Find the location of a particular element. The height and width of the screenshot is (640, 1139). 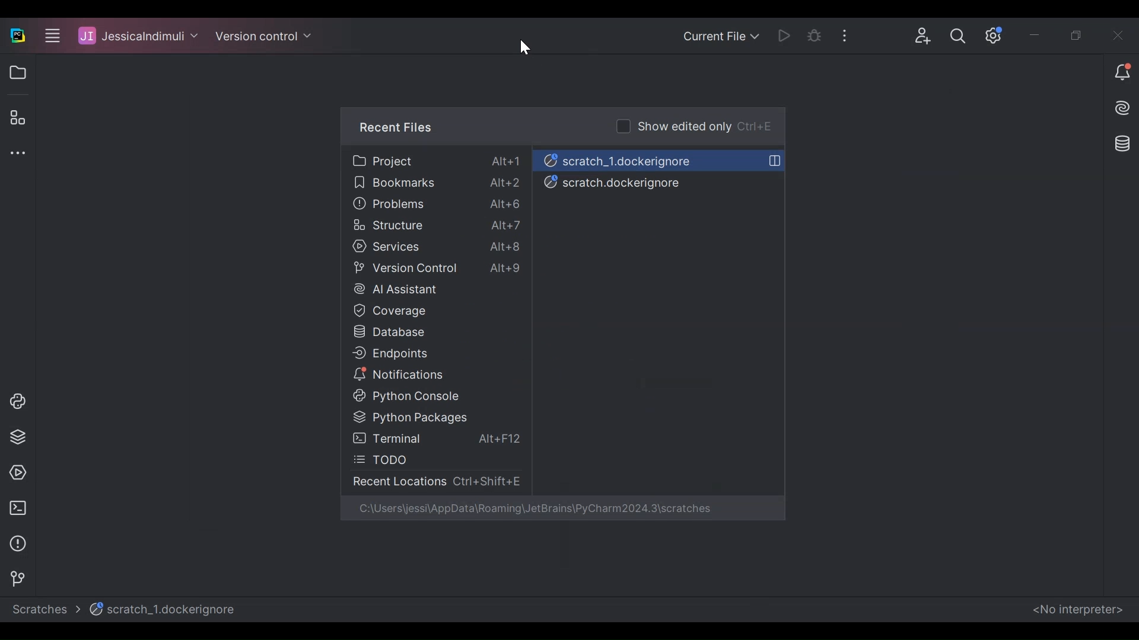

TODO is located at coordinates (429, 460).